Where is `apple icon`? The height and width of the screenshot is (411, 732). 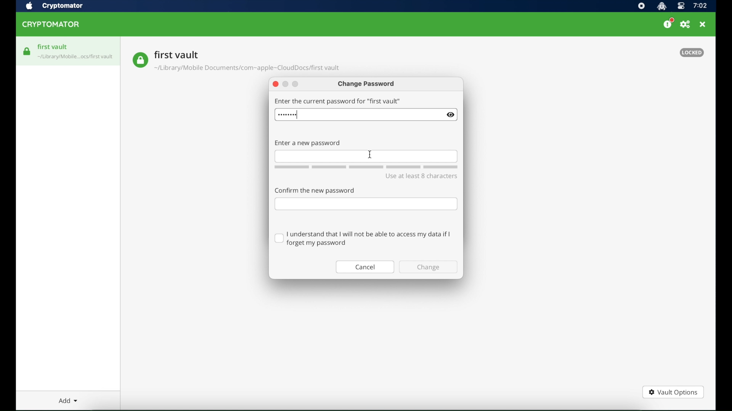 apple icon is located at coordinates (29, 6).